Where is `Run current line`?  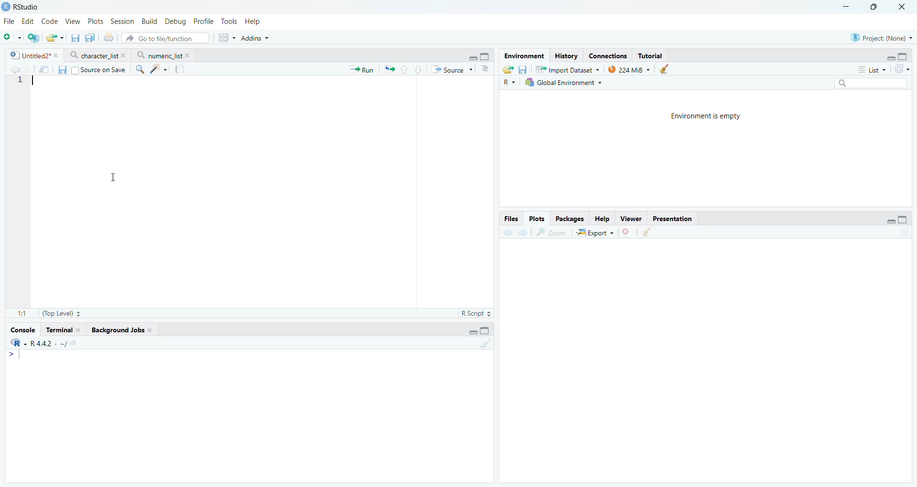 Run current line is located at coordinates (360, 70).